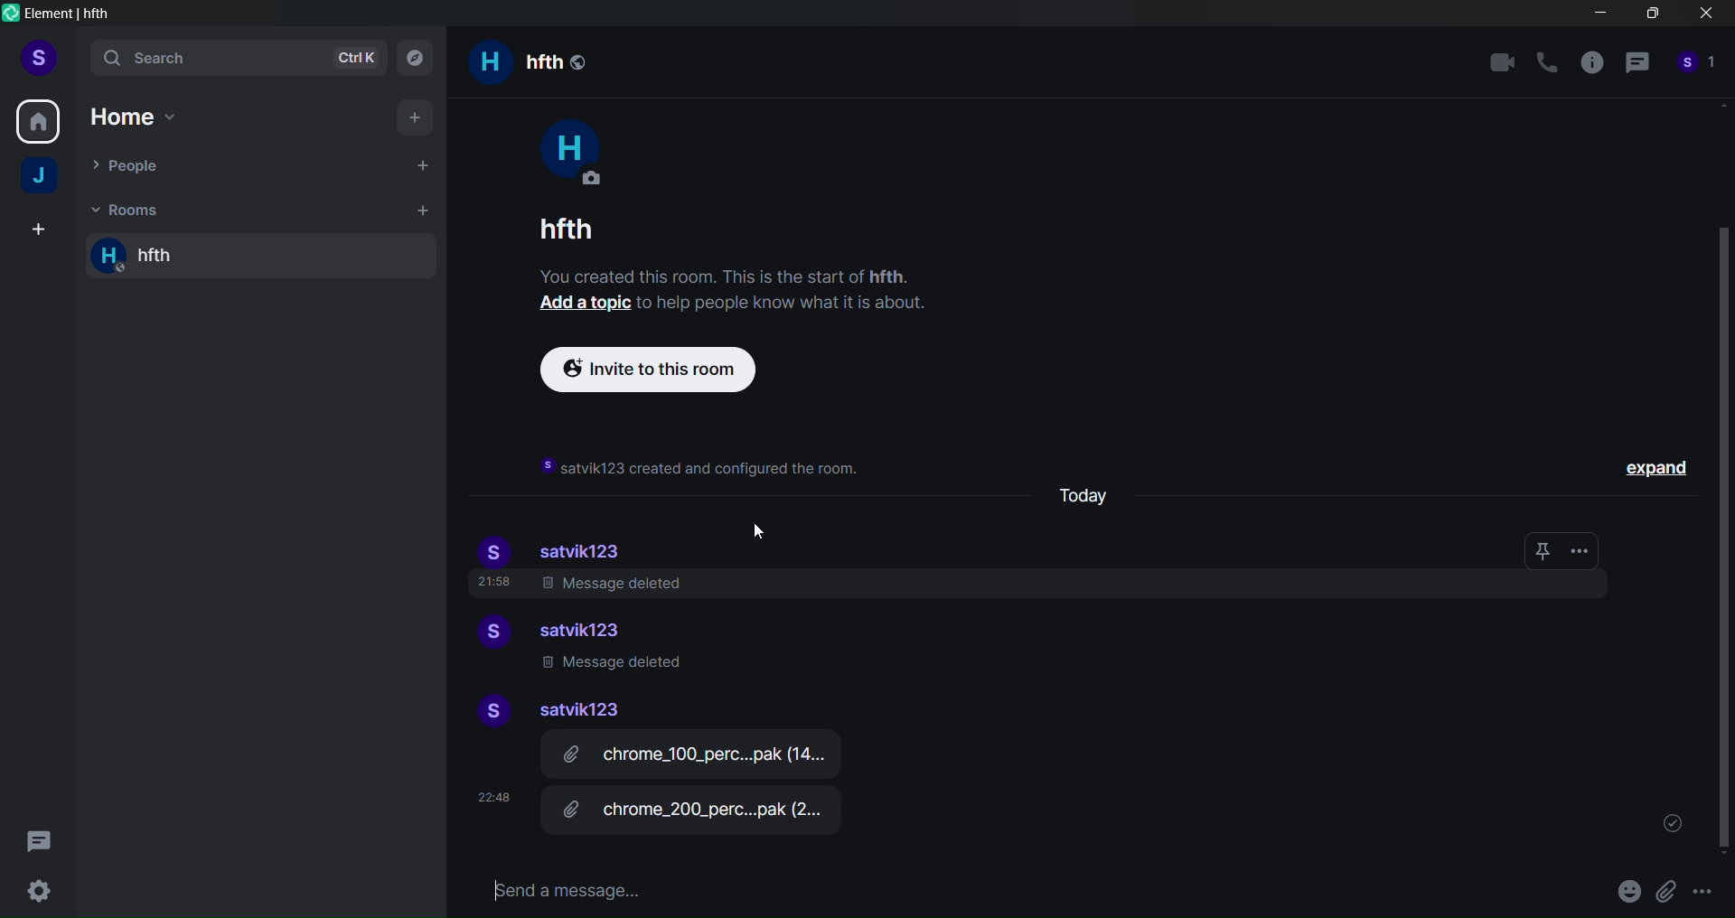 The height and width of the screenshot is (918, 1735). What do you see at coordinates (234, 60) in the screenshot?
I see `search` at bounding box center [234, 60].